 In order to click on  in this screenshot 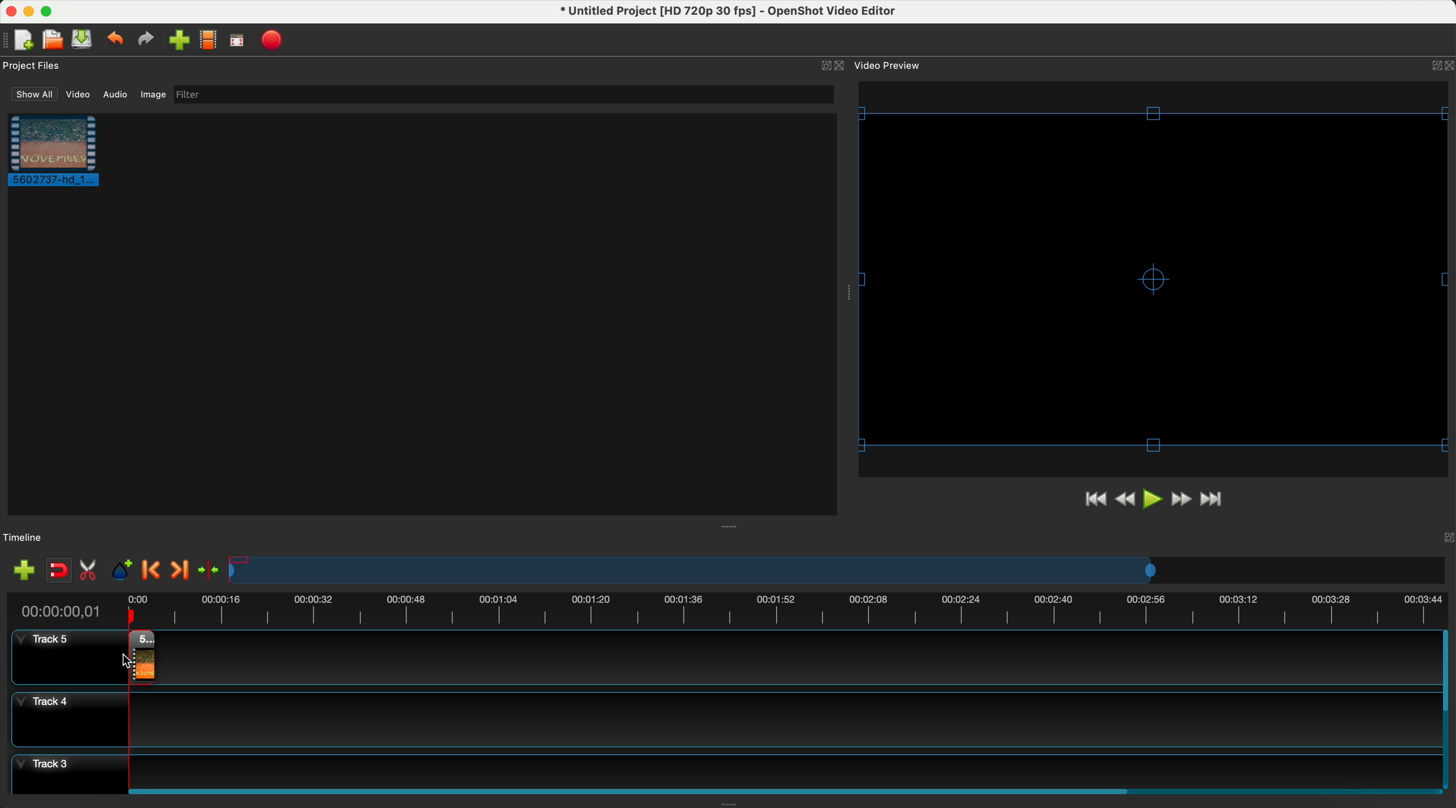, I will do `click(848, 291)`.